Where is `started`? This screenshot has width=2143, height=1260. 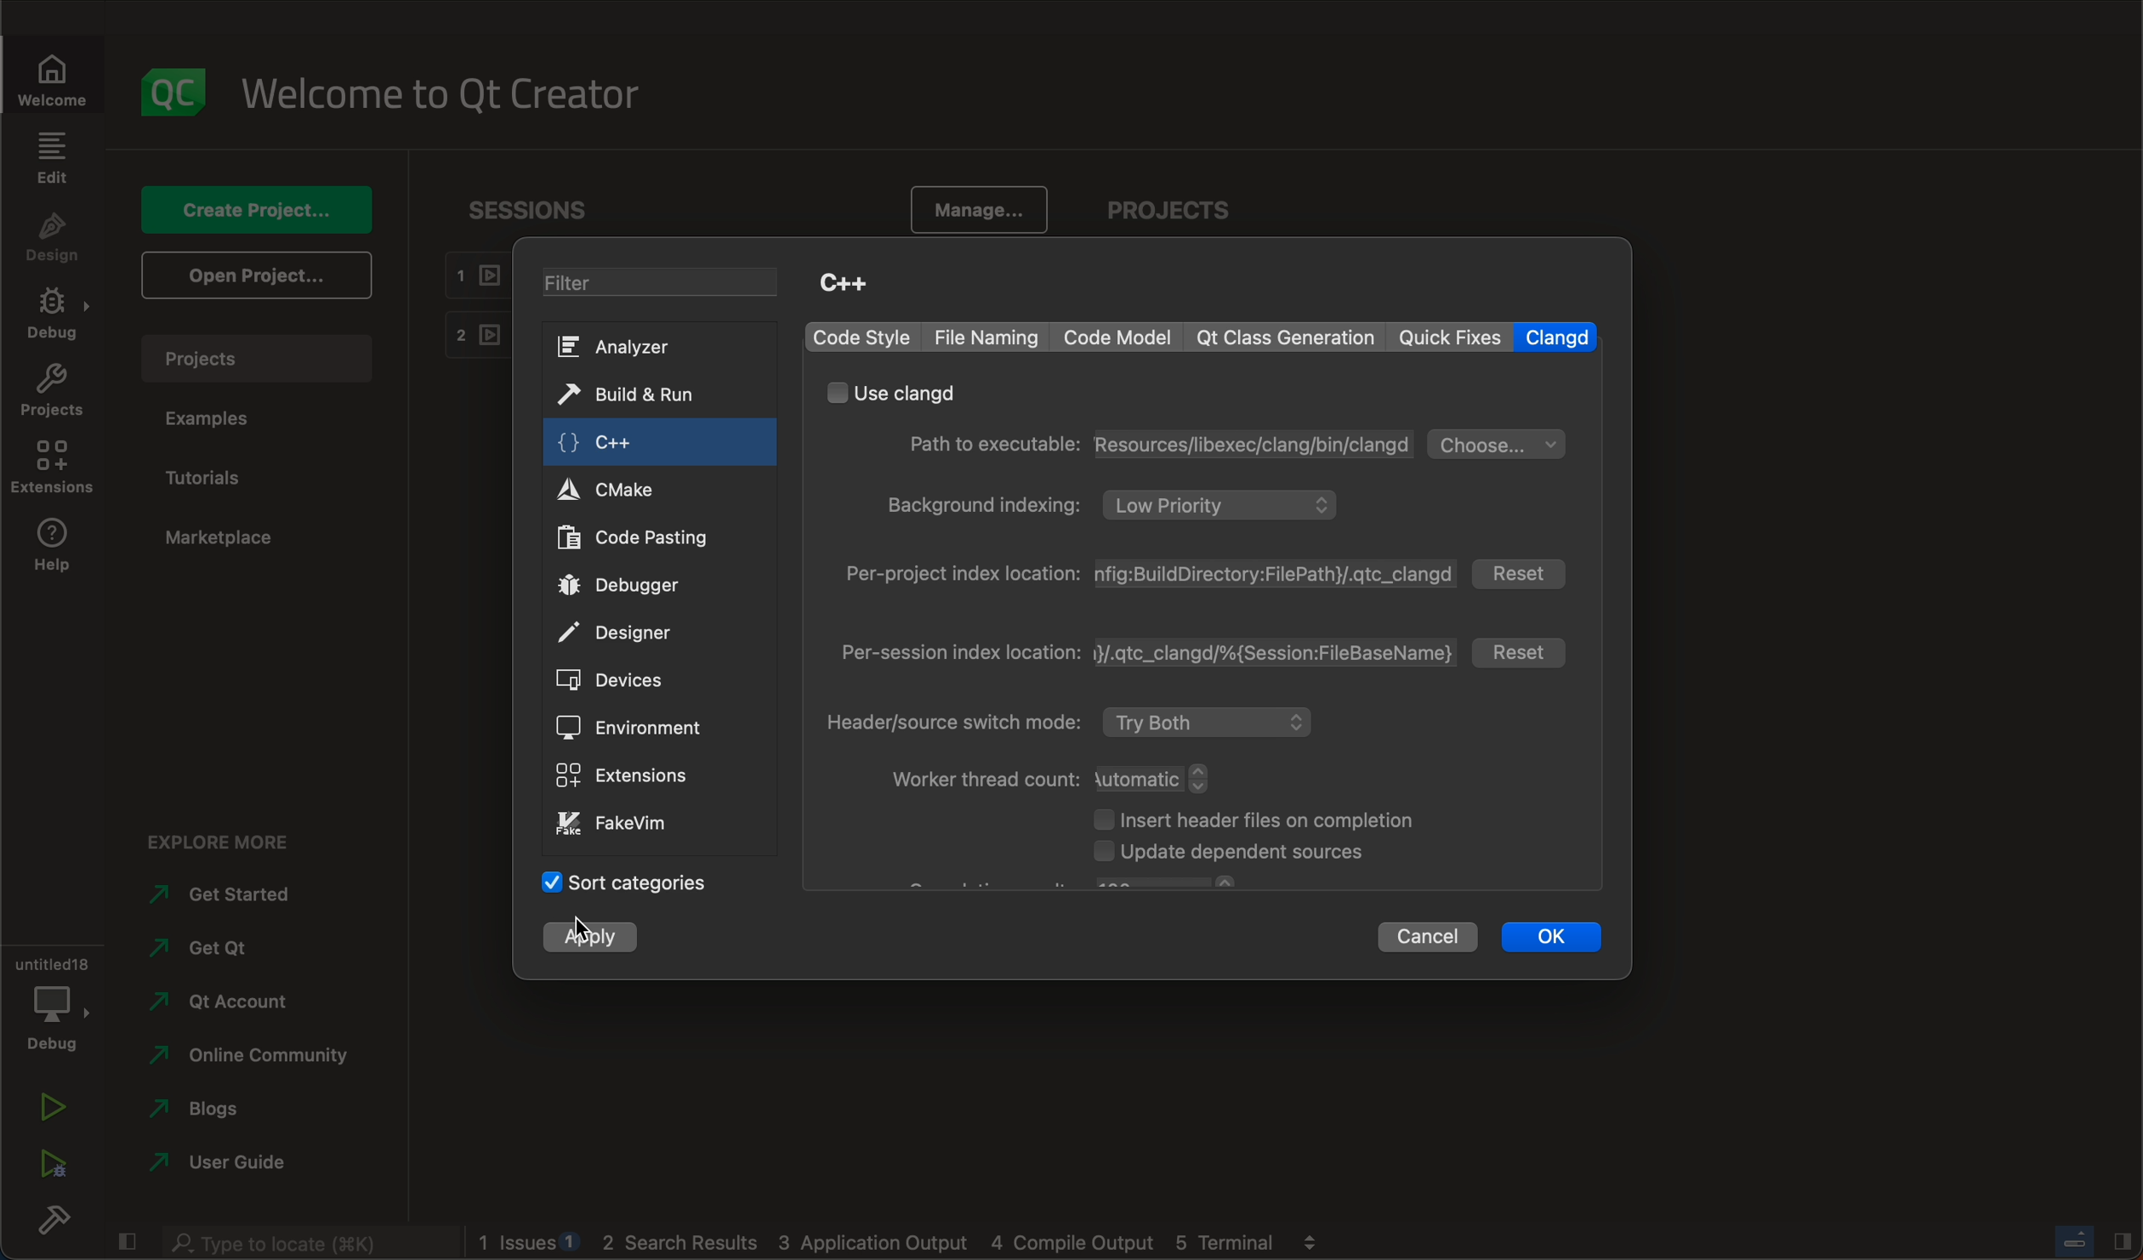
started is located at coordinates (219, 893).